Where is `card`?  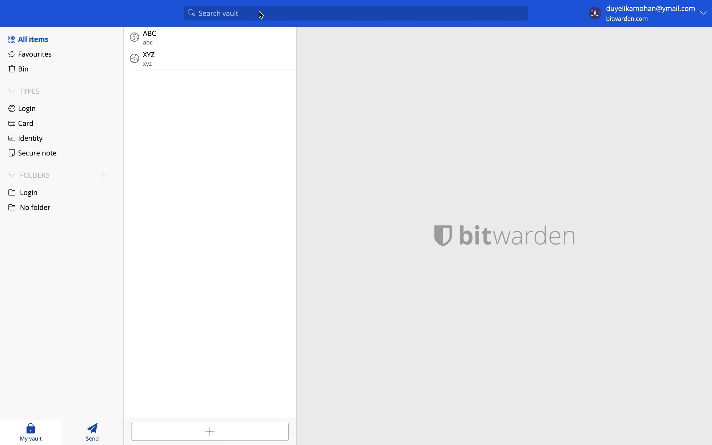
card is located at coordinates (22, 124).